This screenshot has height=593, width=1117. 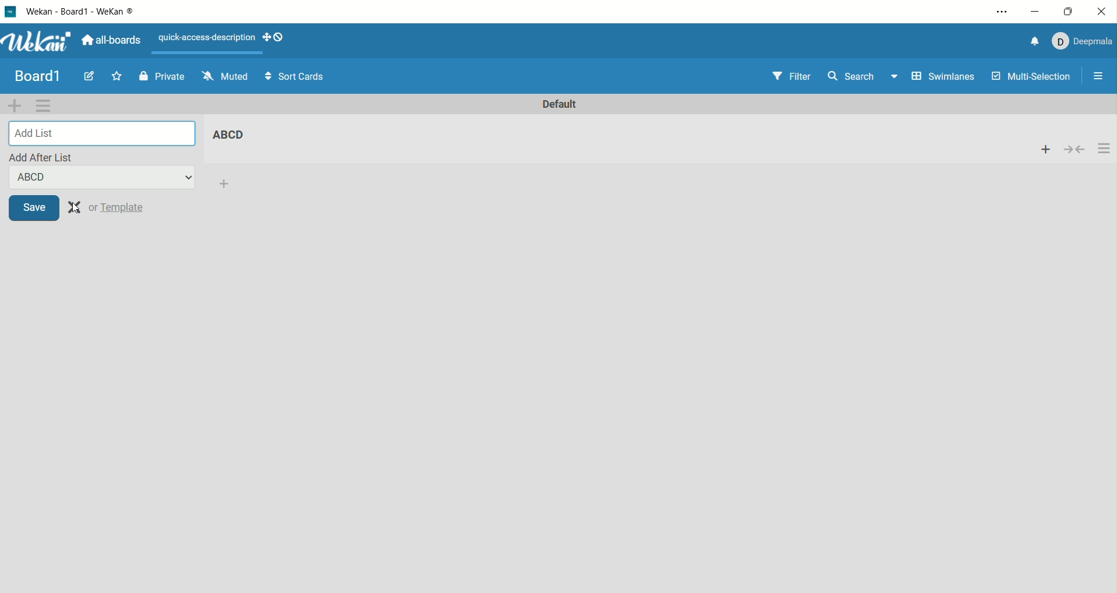 I want to click on swimlanes, so click(x=942, y=78).